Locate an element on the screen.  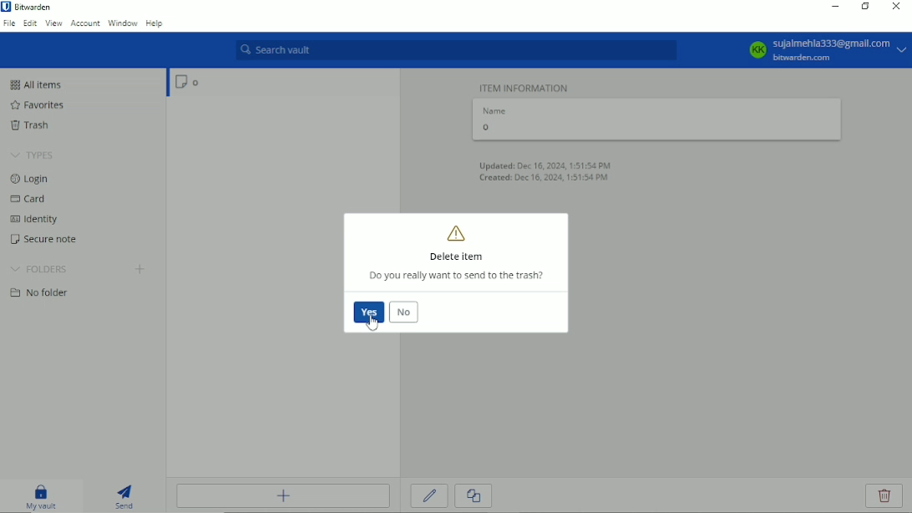
Yes is located at coordinates (369, 312).